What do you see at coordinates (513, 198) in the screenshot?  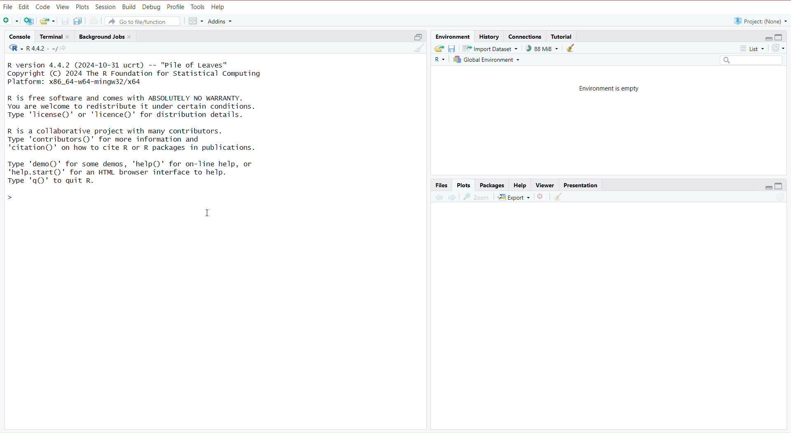 I see `export` at bounding box center [513, 198].